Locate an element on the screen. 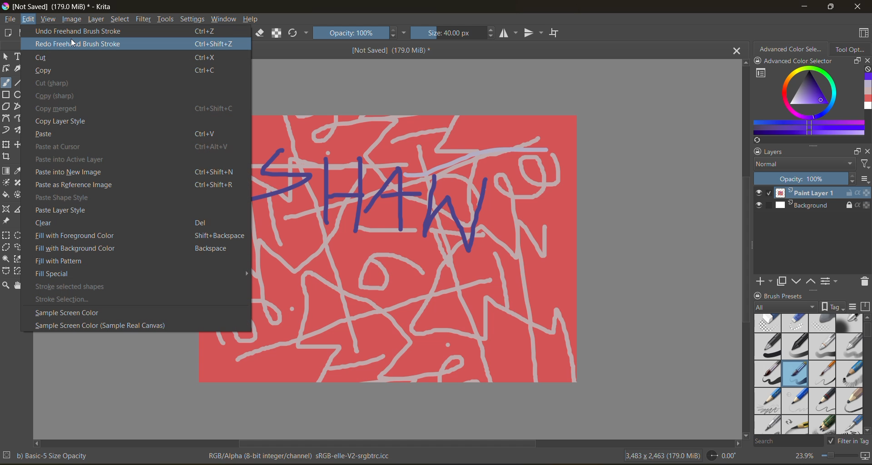 This screenshot has width=872, height=465. wrap around mode is located at coordinates (555, 33).